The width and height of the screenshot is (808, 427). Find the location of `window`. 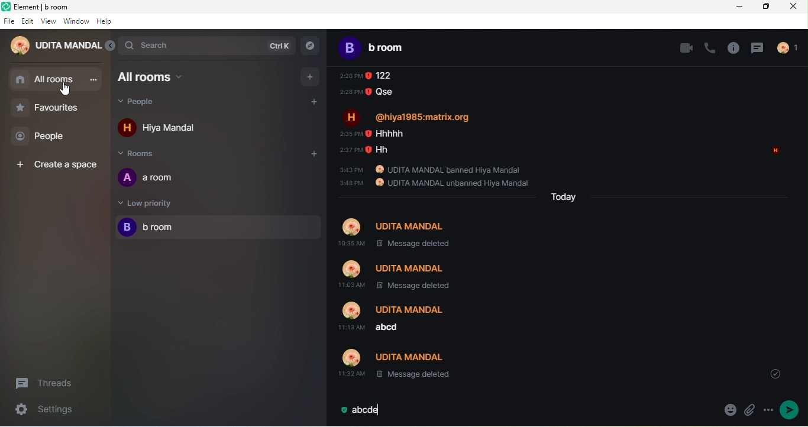

window is located at coordinates (76, 22).